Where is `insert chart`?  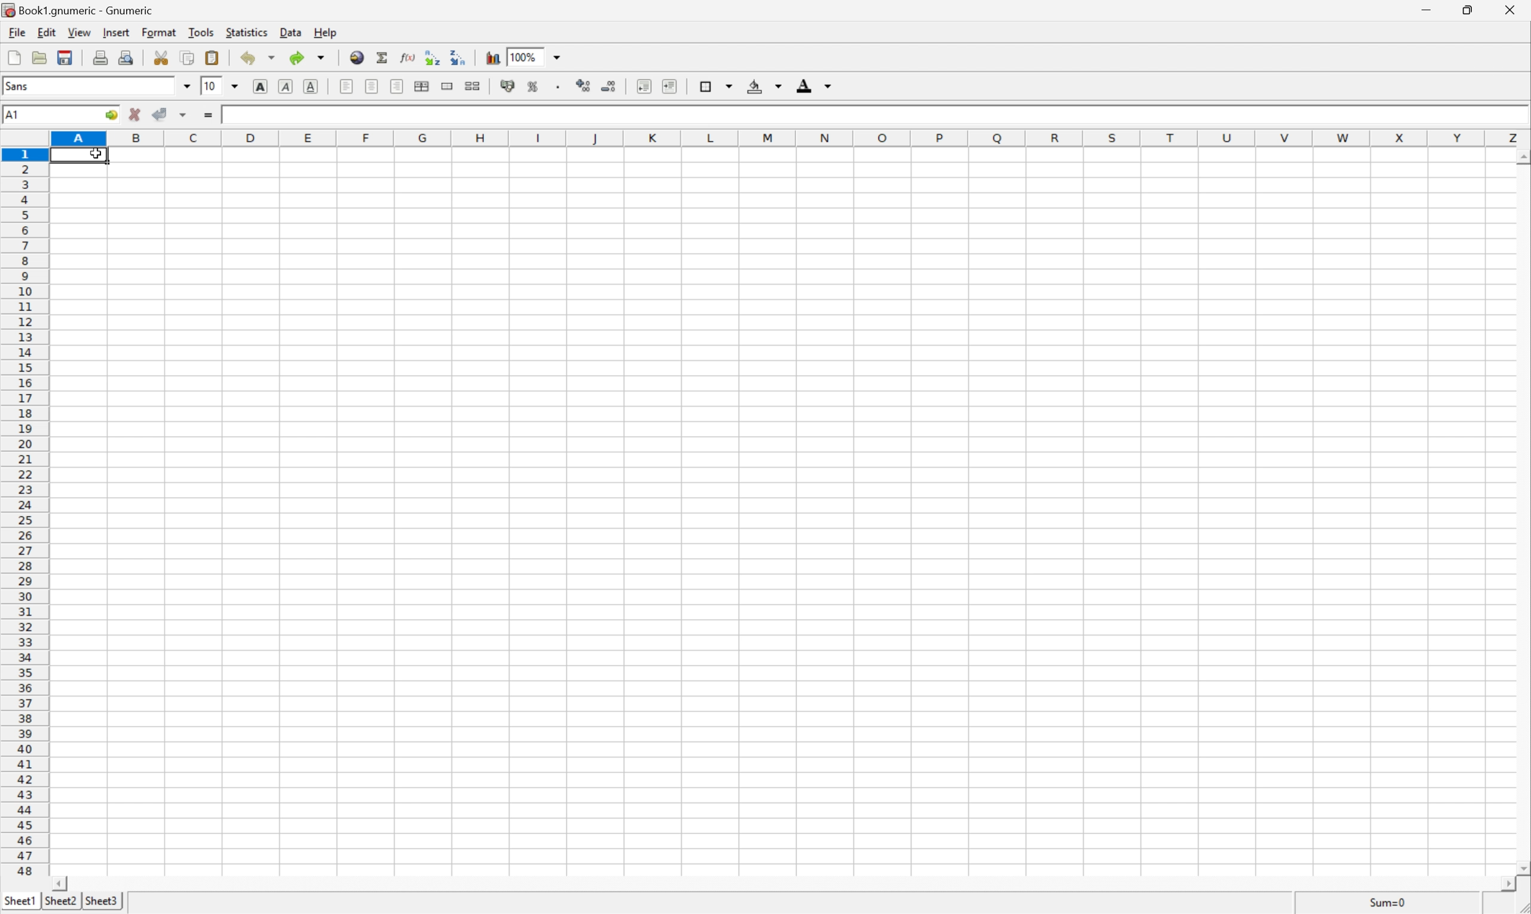 insert chart is located at coordinates (491, 56).